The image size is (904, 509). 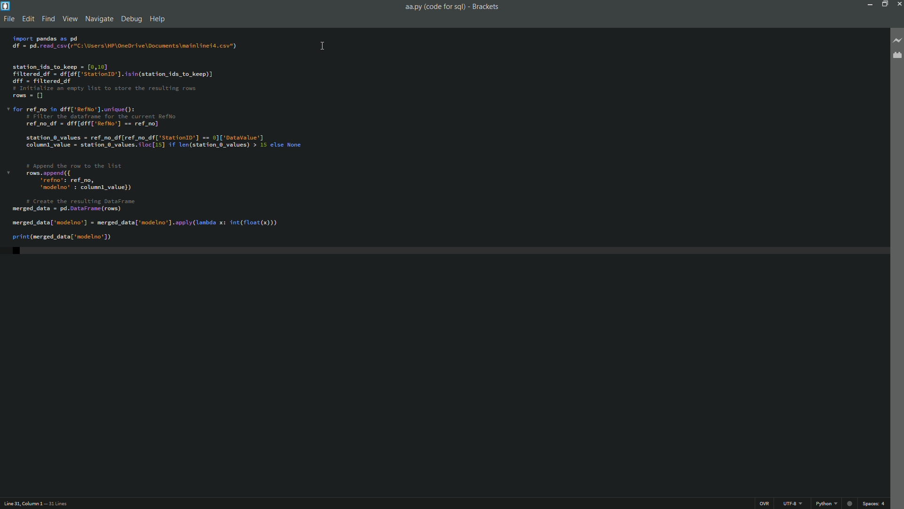 I want to click on maximize button, so click(x=883, y=5).